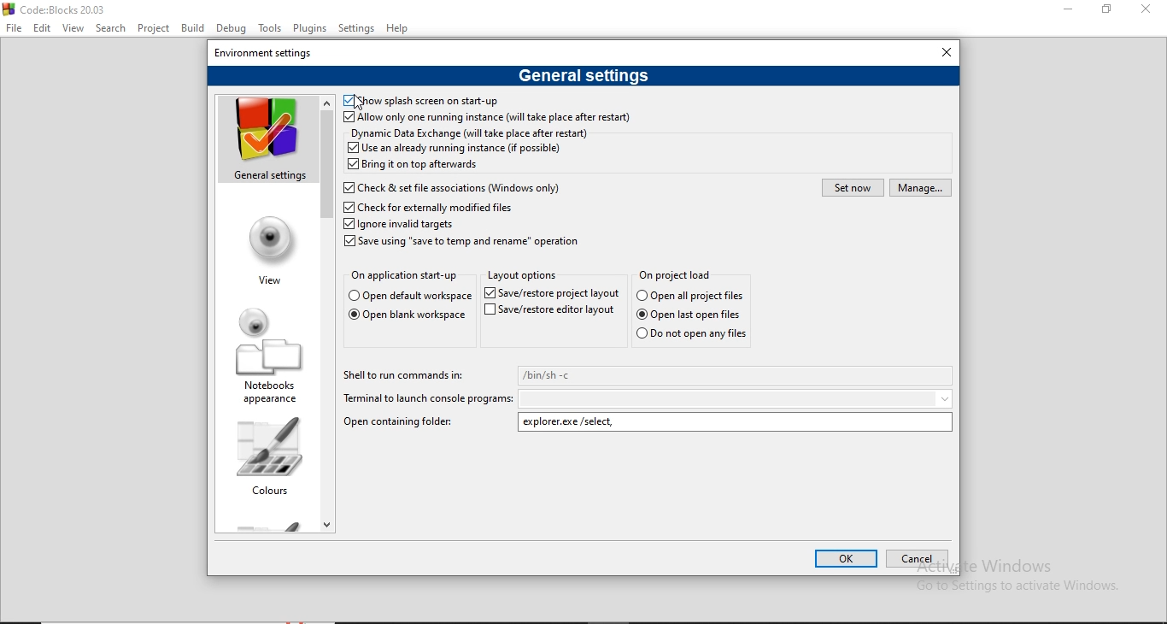 This screenshot has height=624, width=1167. Describe the element at coordinates (552, 292) in the screenshot. I see `Save/restore editor layout` at that location.